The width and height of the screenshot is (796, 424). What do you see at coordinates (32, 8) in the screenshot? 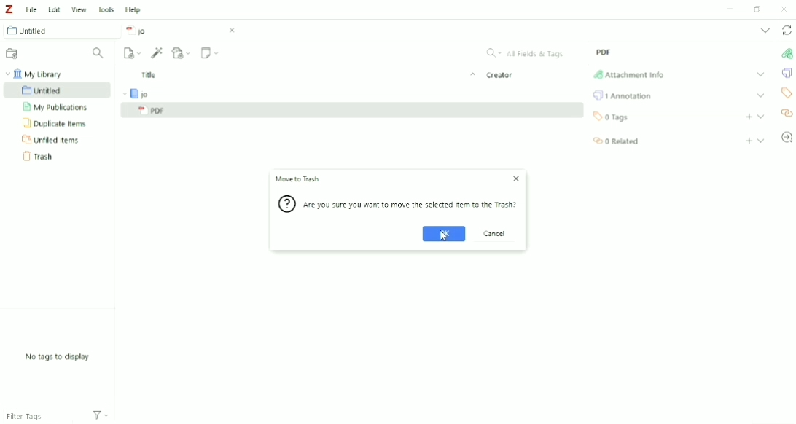
I see `File` at bounding box center [32, 8].